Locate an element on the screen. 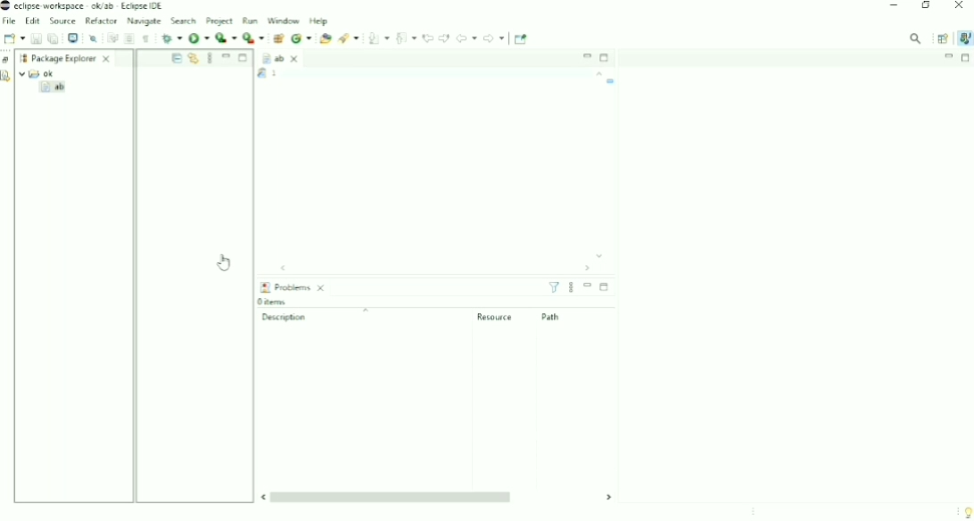  Tip of the day is located at coordinates (963, 510).